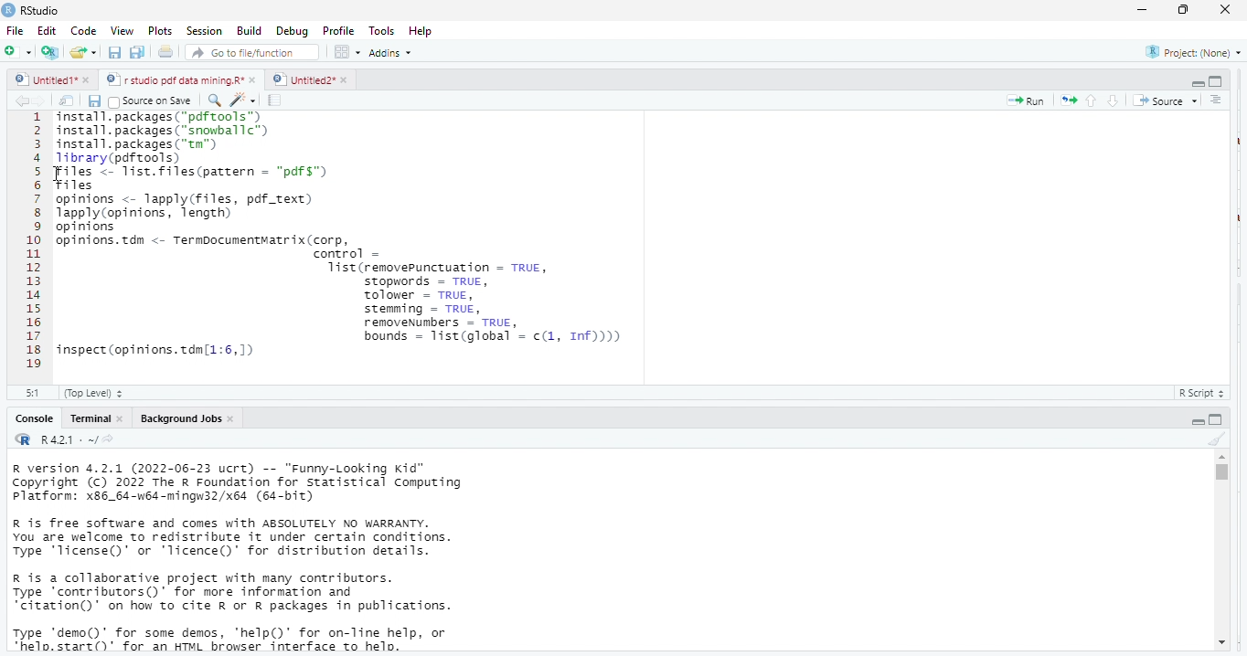 This screenshot has width=1247, height=656. Describe the element at coordinates (44, 80) in the screenshot. I see `untitled1` at that location.